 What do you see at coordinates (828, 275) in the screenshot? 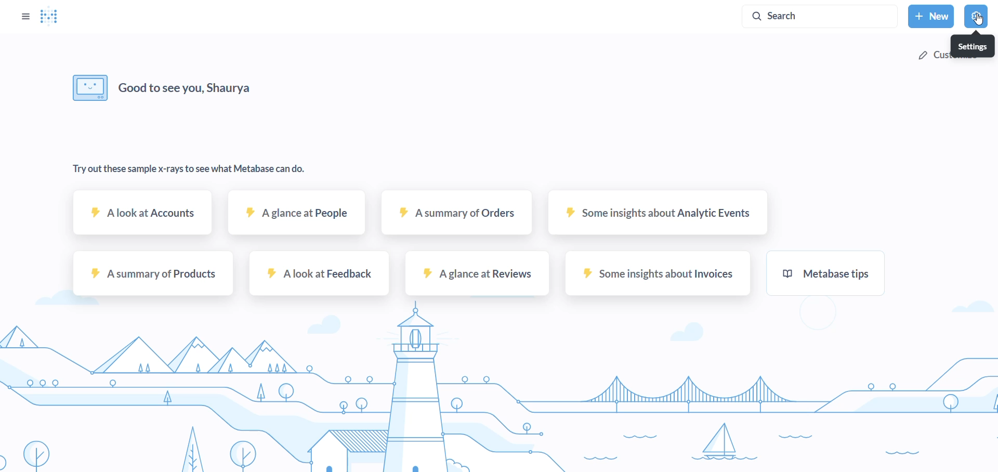
I see `metabase tips` at bounding box center [828, 275].